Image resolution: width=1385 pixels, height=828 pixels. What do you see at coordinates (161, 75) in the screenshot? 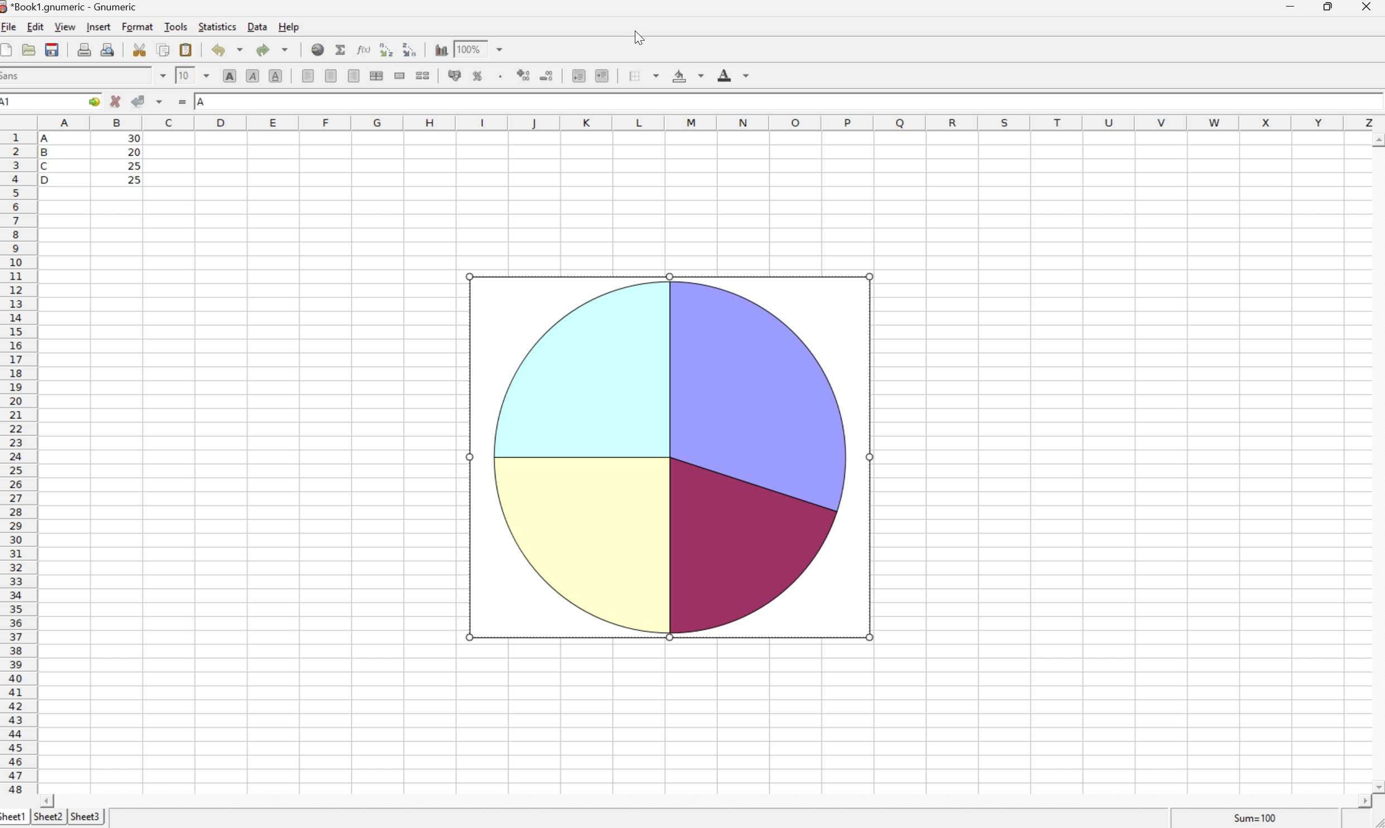
I see `Drop Down` at bounding box center [161, 75].